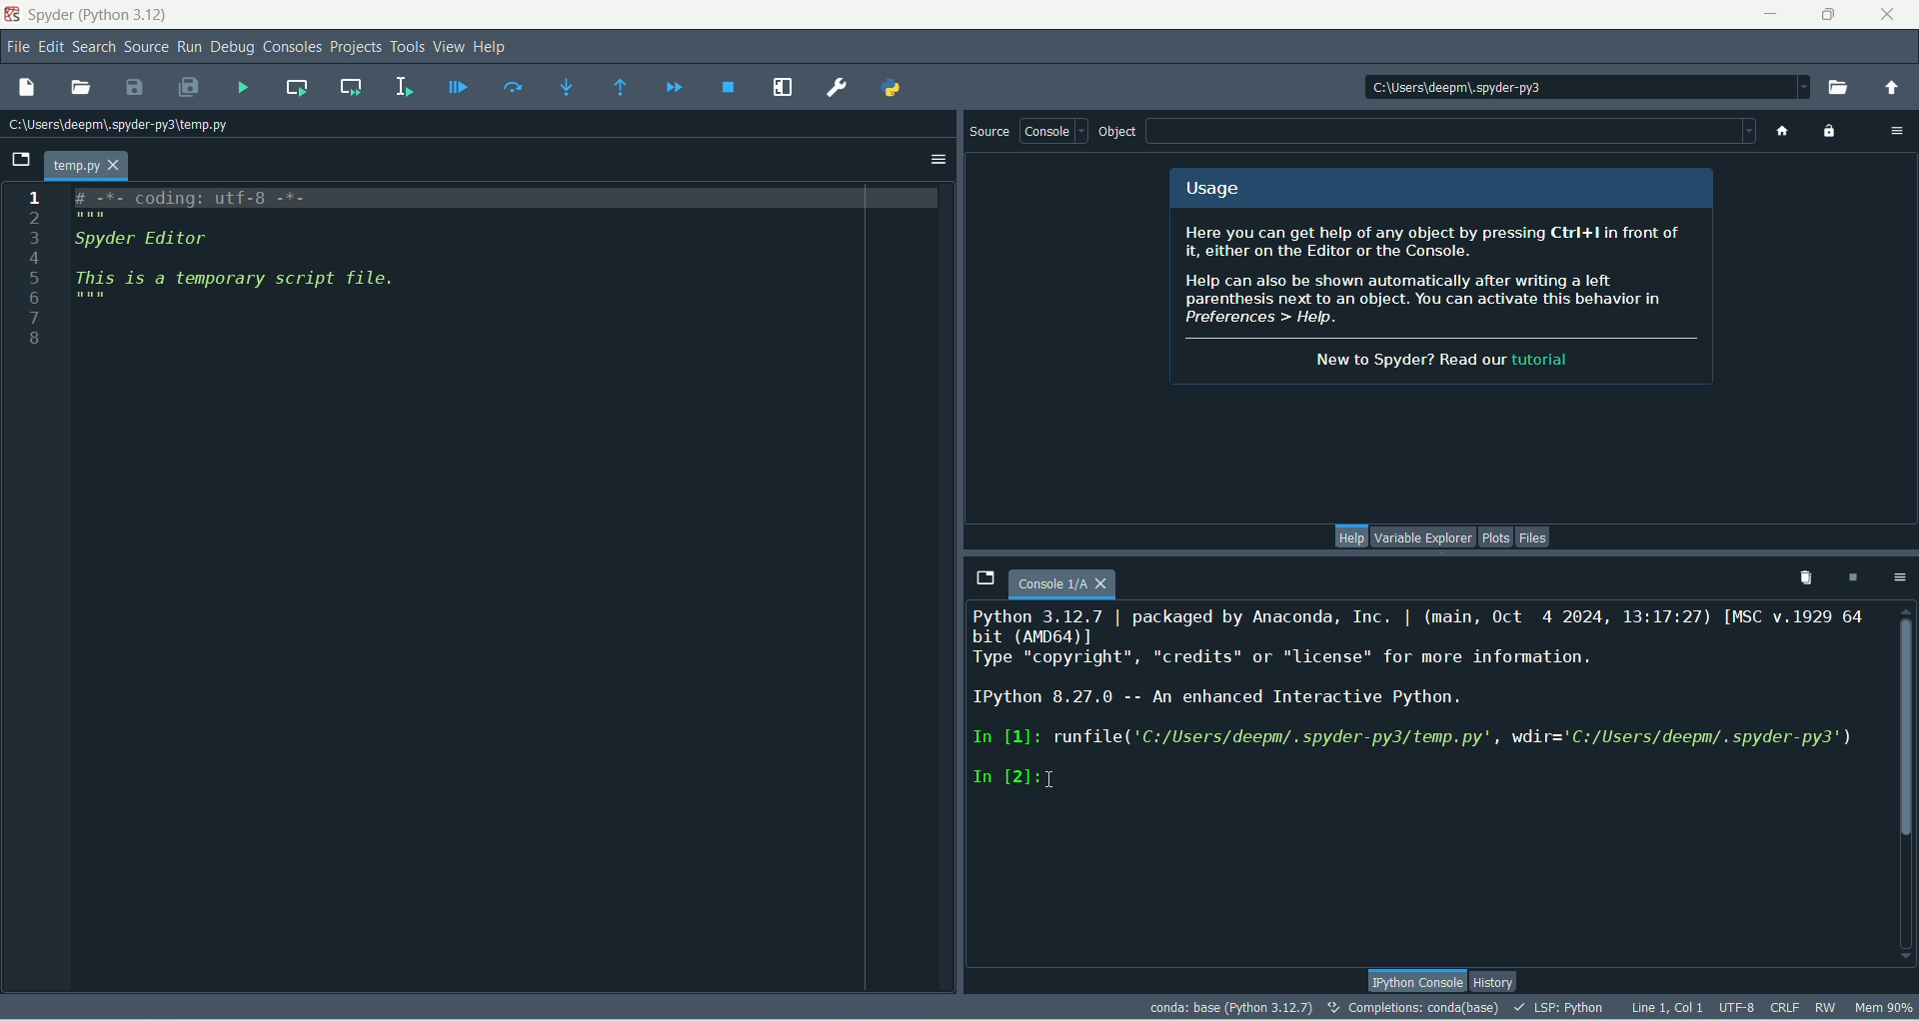  What do you see at coordinates (458, 91) in the screenshot?
I see `debug file` at bounding box center [458, 91].